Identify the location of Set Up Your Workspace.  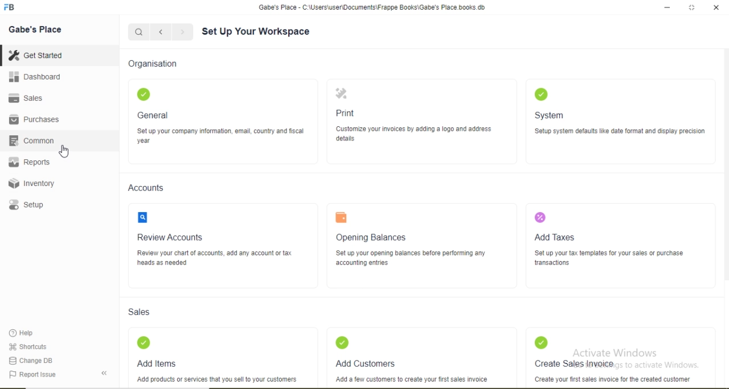
(257, 31).